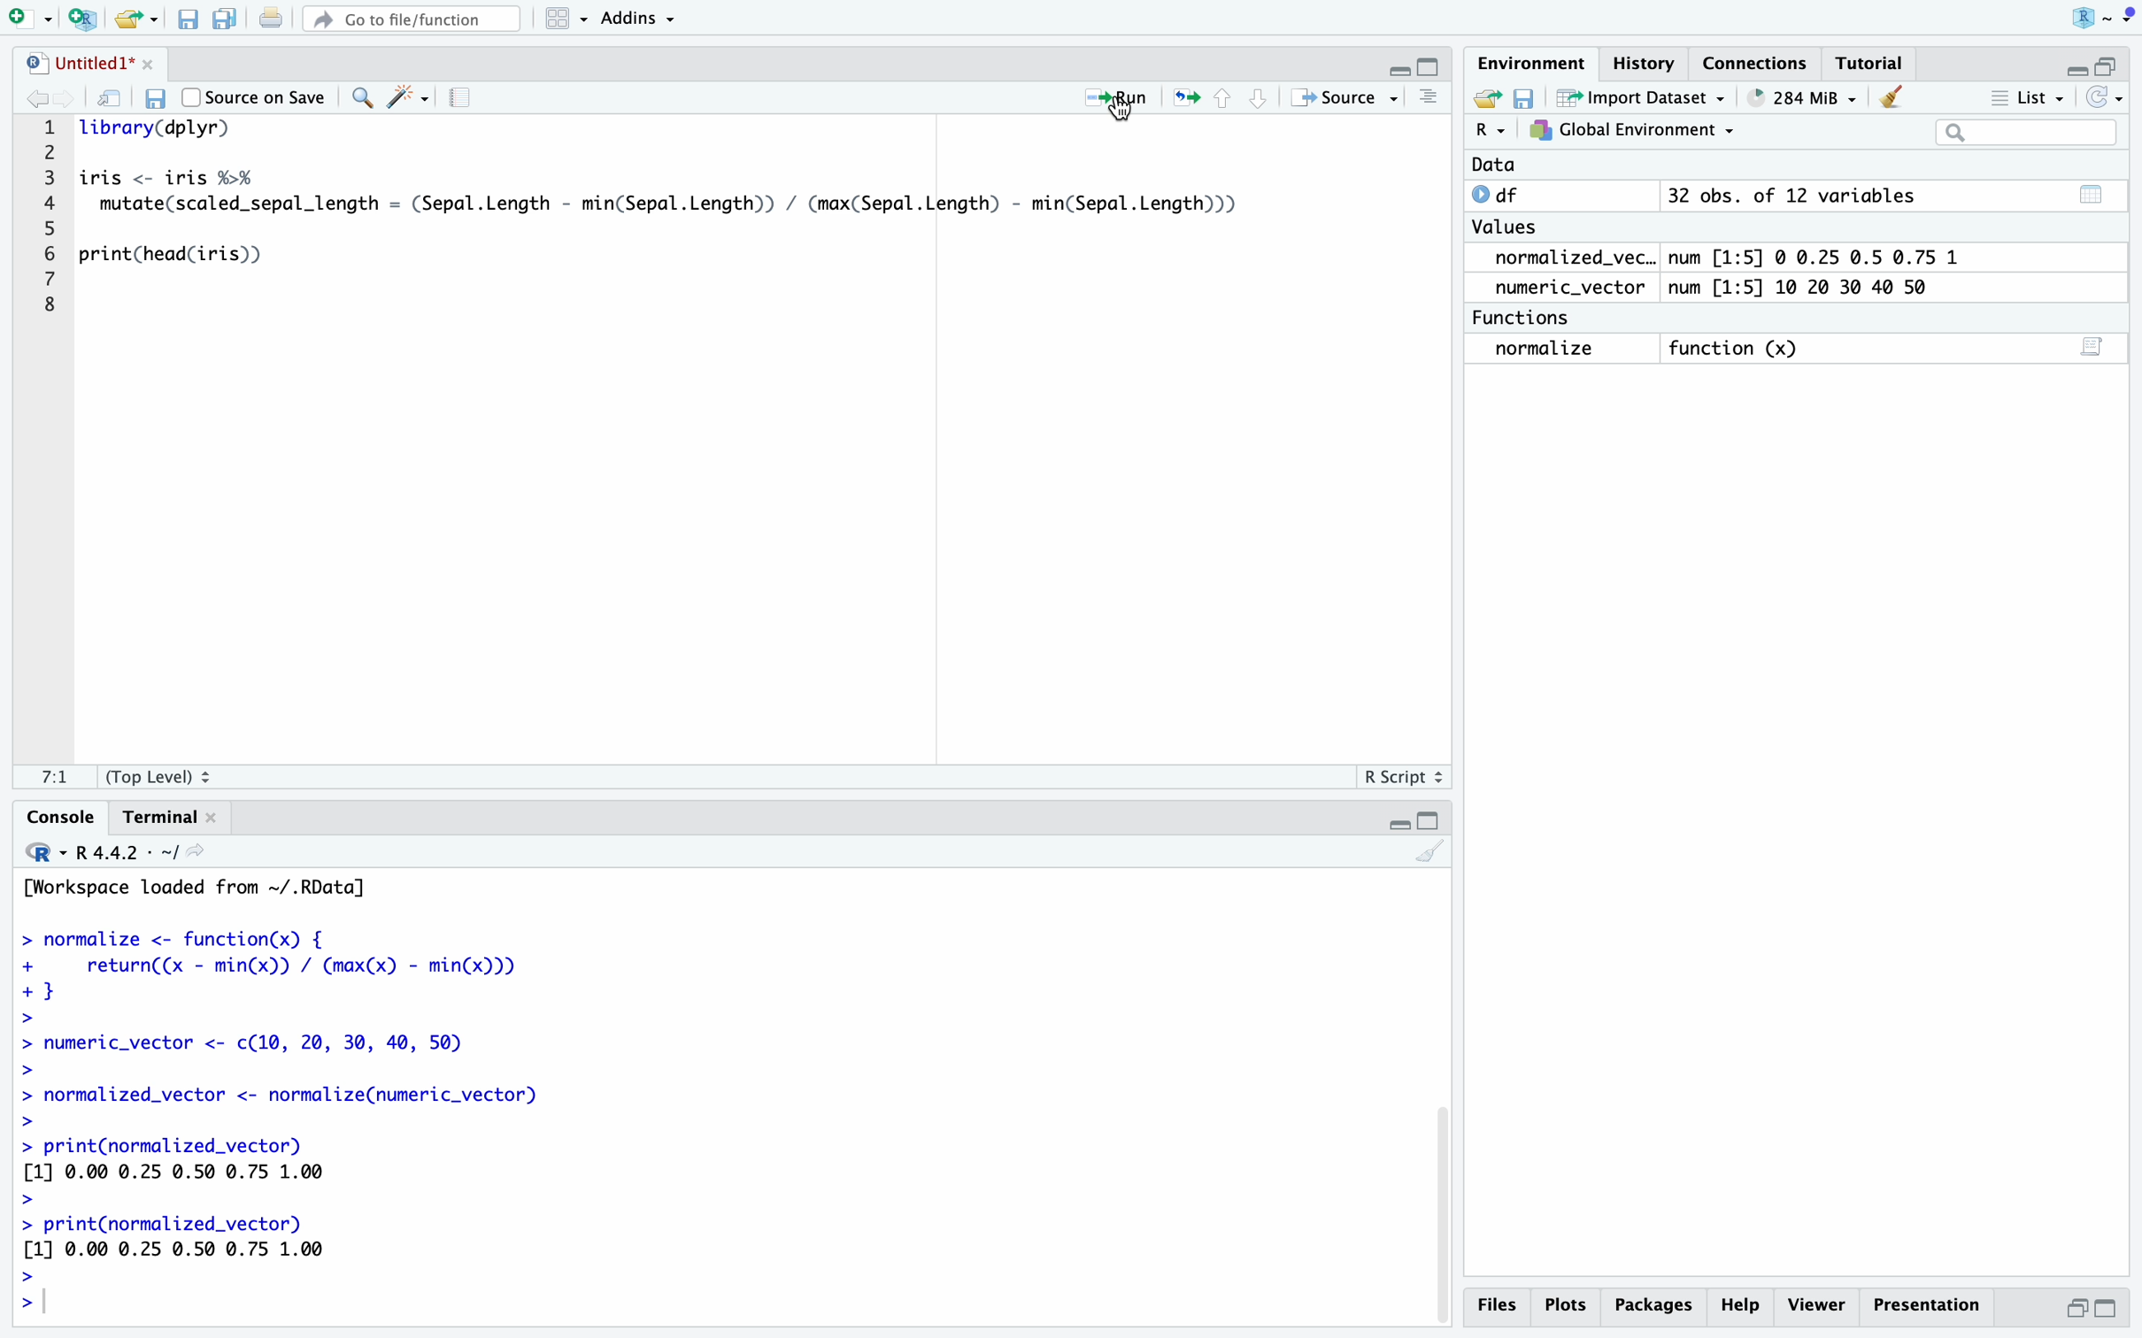 Image resolution: width=2142 pixels, height=1338 pixels. I want to click on Front, so click(73, 97).